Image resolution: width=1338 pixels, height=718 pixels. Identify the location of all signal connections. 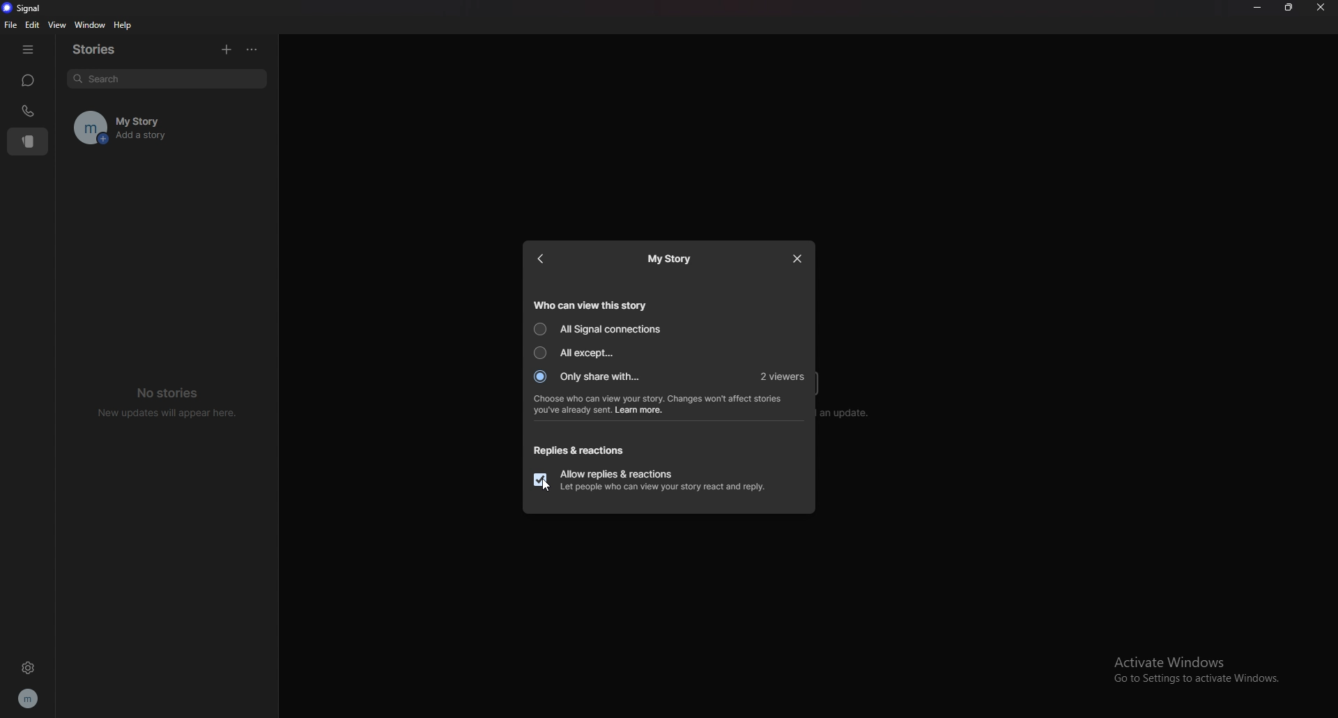
(599, 328).